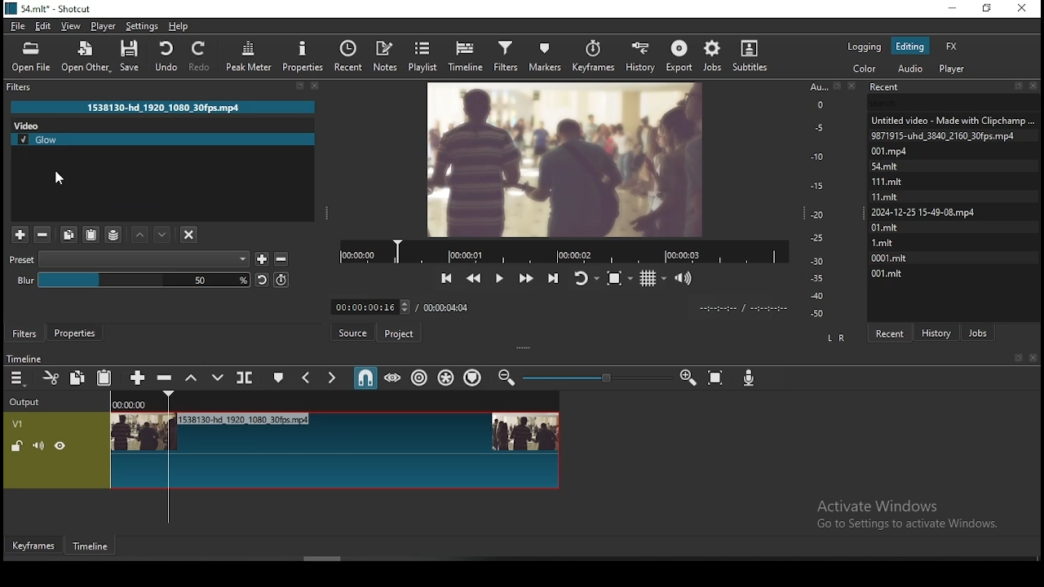  I want to click on create/edit marker, so click(276, 380).